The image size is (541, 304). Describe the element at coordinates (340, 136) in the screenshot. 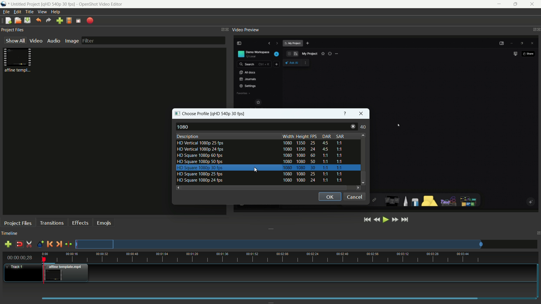

I see `sar` at that location.